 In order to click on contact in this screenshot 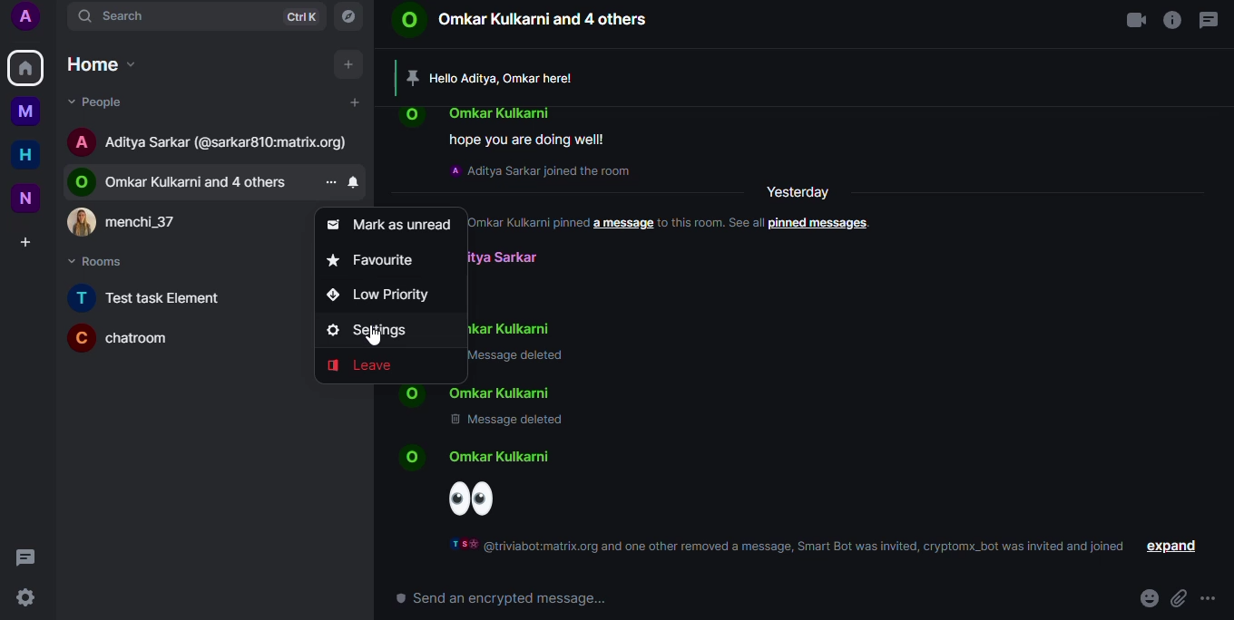, I will do `click(138, 220)`.